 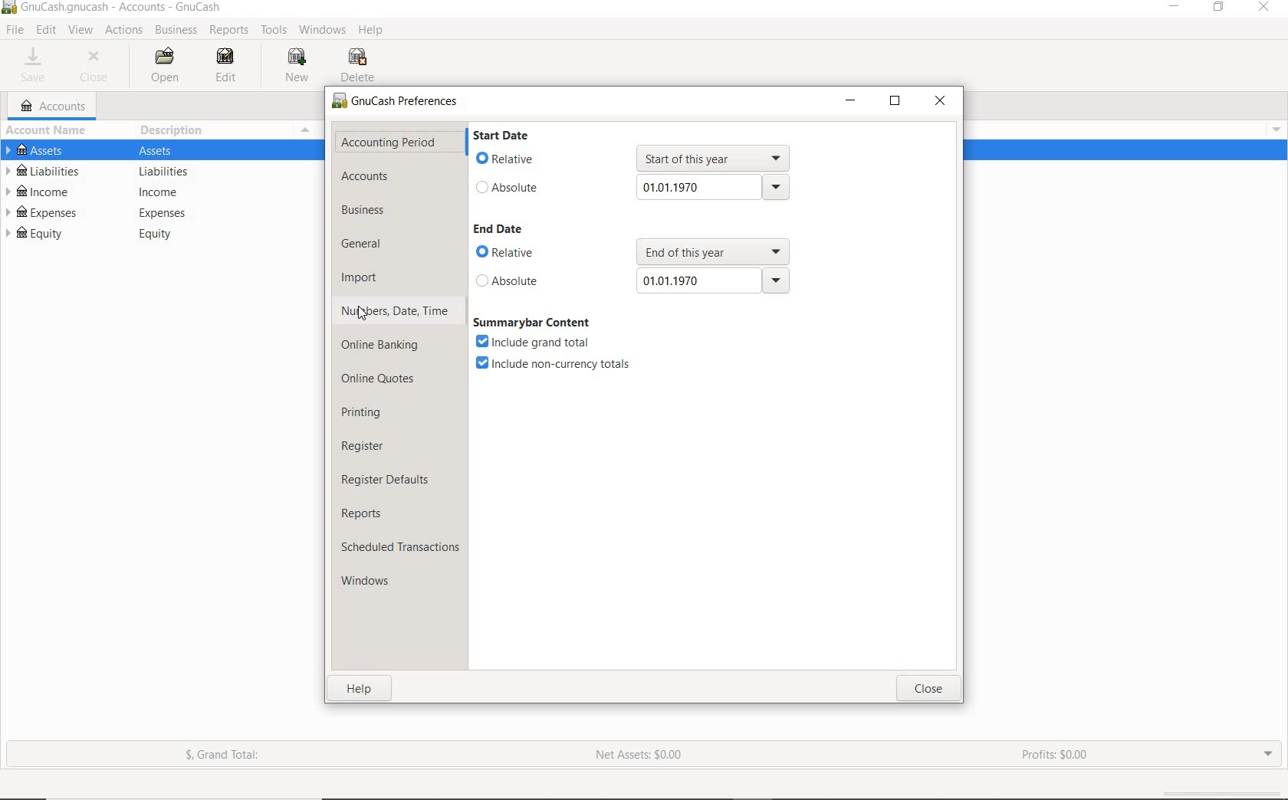 What do you see at coordinates (224, 756) in the screenshot?
I see `GRAND TOTAL` at bounding box center [224, 756].